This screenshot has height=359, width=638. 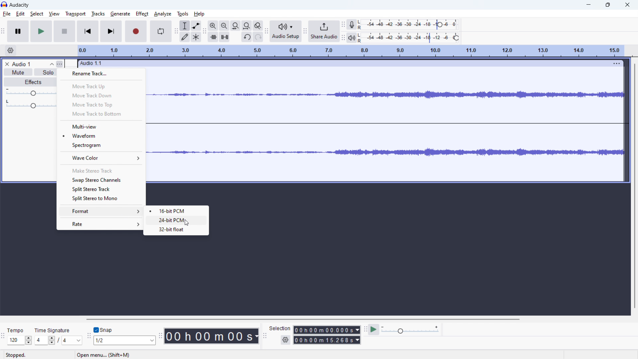 What do you see at coordinates (343, 24) in the screenshot?
I see `recording meter toolbar` at bounding box center [343, 24].